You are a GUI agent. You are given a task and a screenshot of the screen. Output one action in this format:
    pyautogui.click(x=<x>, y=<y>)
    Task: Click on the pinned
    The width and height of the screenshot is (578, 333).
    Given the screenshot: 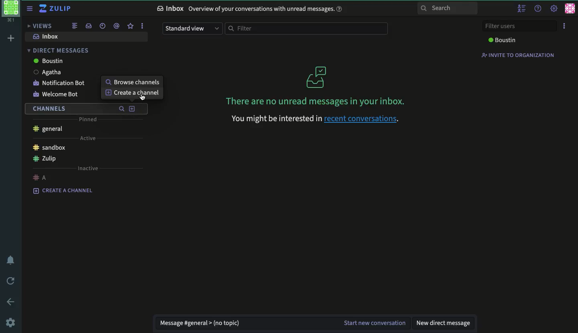 What is the action you would take?
    pyautogui.click(x=84, y=120)
    